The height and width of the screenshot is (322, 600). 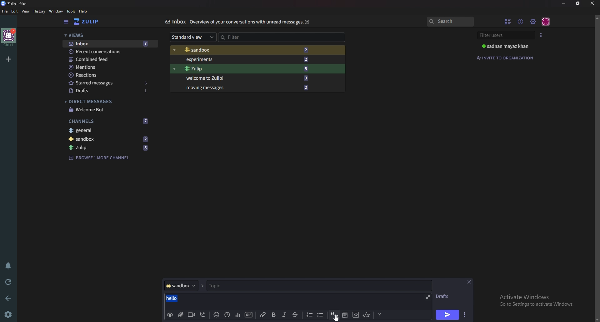 What do you see at coordinates (335, 314) in the screenshot?
I see `quote` at bounding box center [335, 314].